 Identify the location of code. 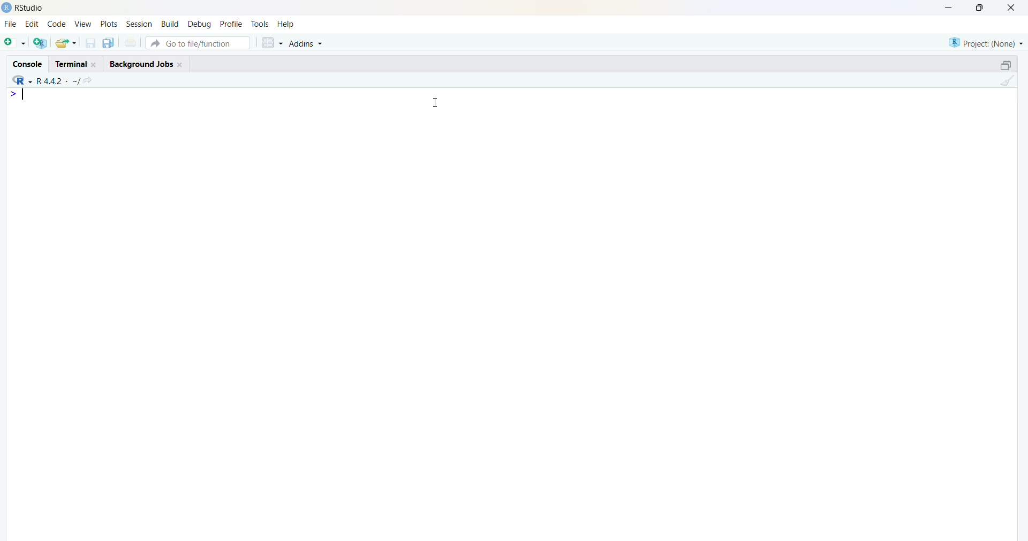
(56, 24).